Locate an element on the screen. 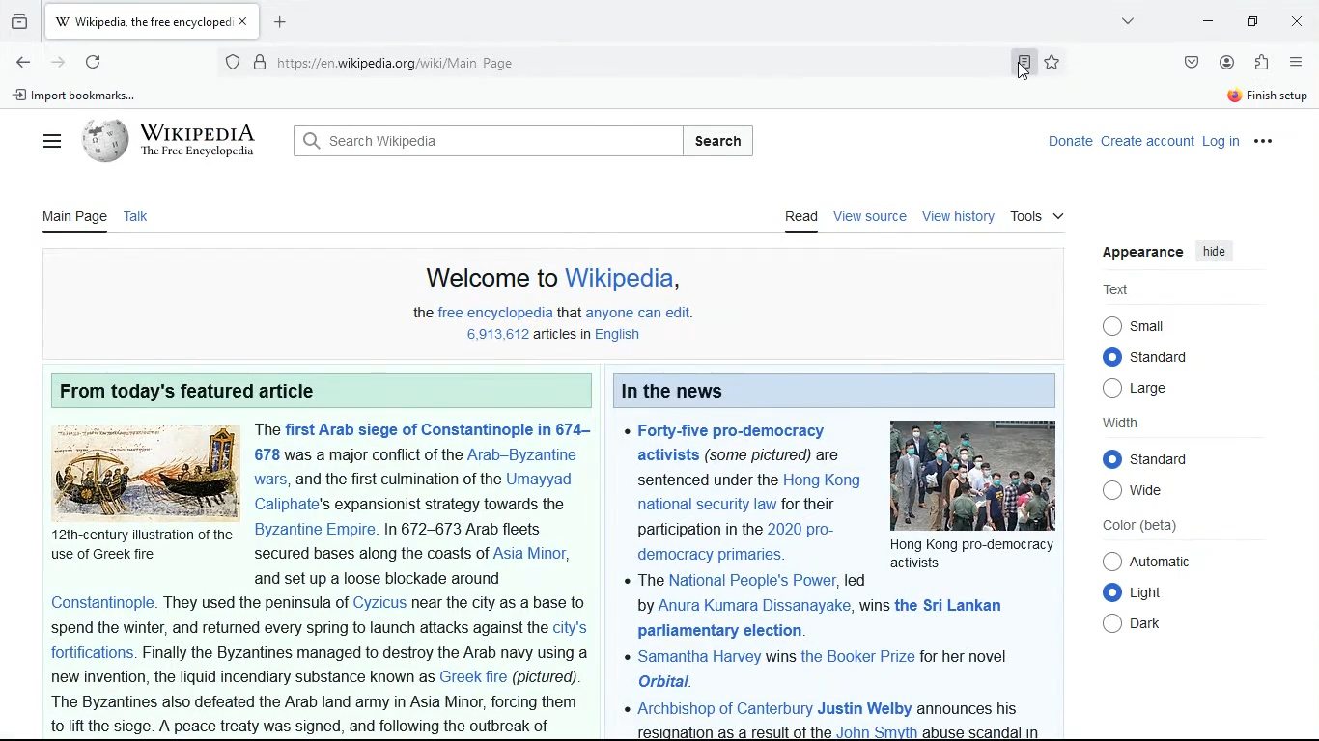 This screenshot has width=1319, height=741. read is located at coordinates (799, 221).